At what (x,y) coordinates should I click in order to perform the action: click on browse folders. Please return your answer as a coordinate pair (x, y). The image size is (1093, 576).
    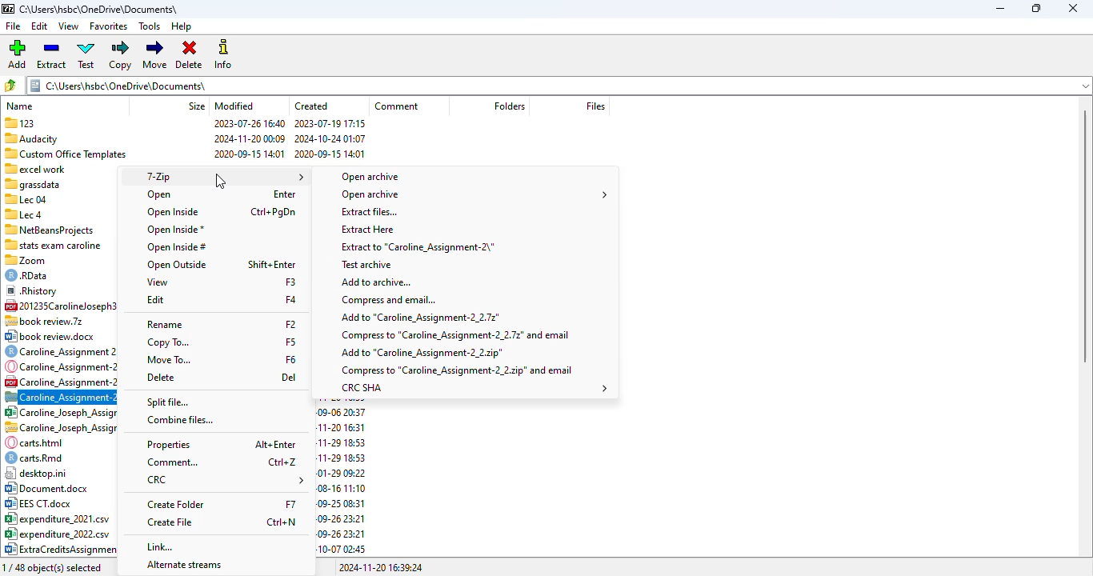
    Looking at the image, I should click on (10, 86).